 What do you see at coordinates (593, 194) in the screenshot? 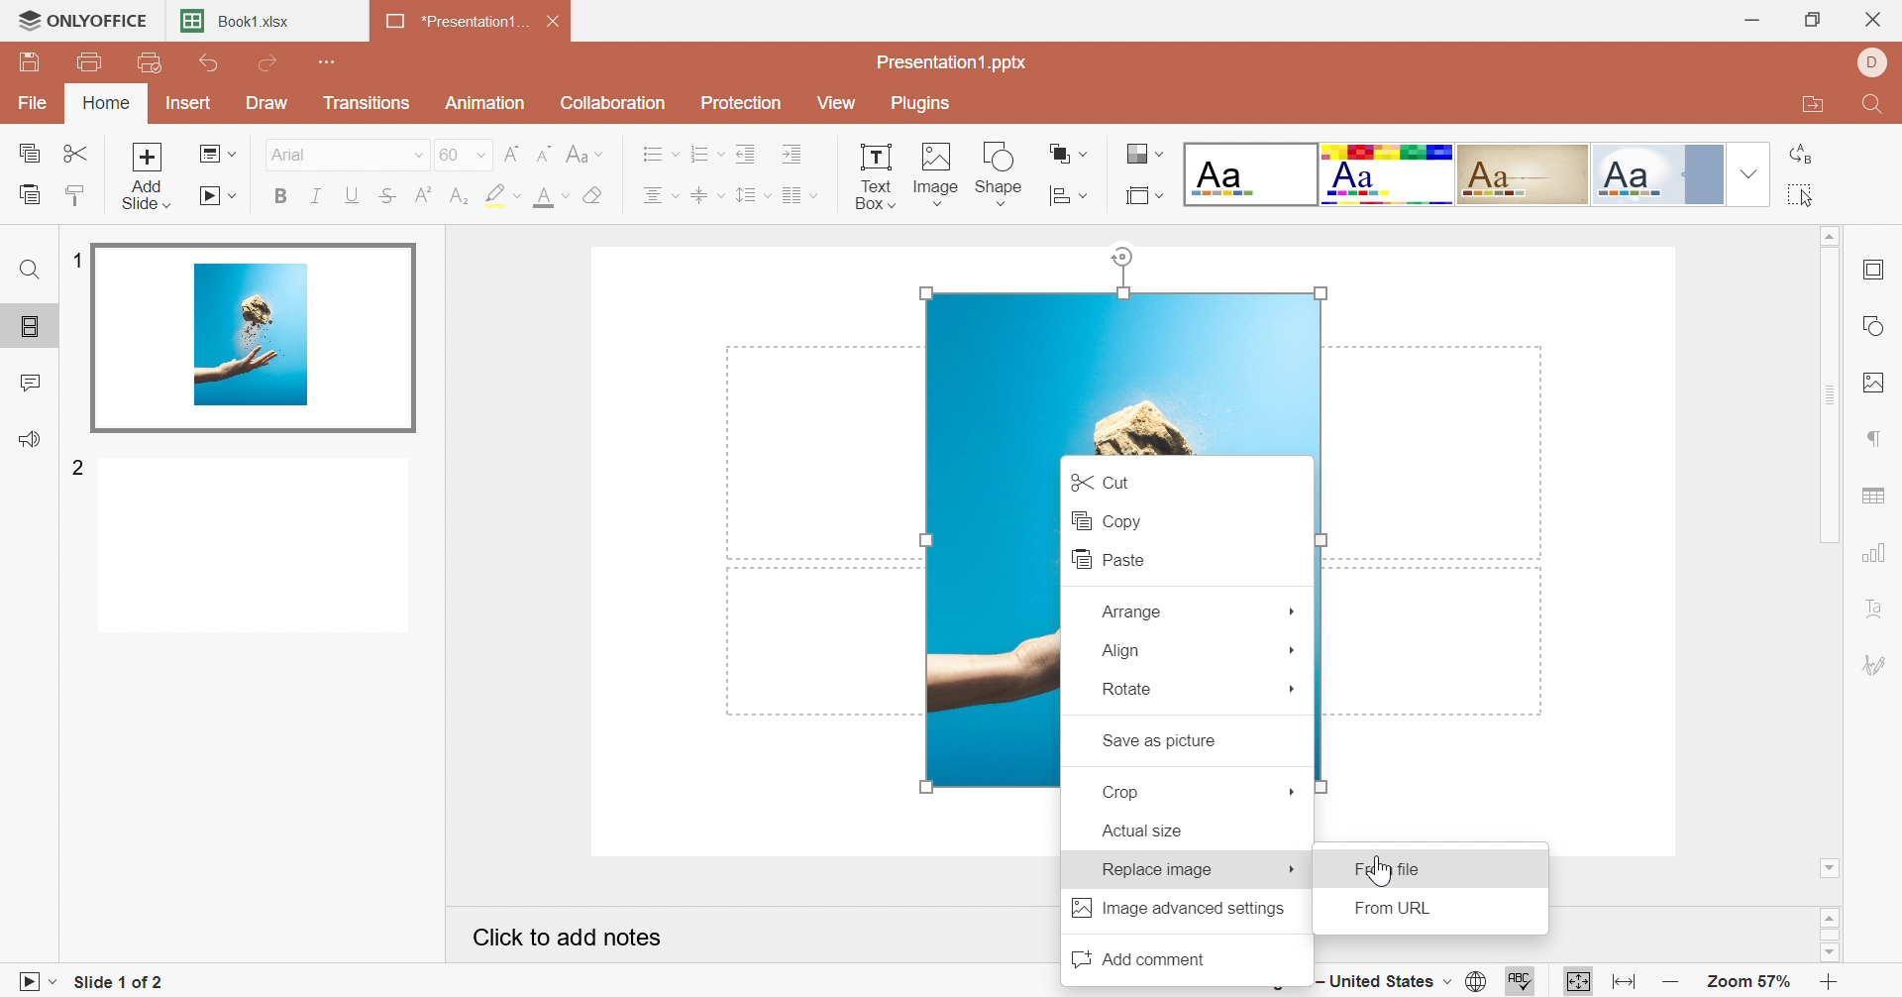
I see `Clear style` at bounding box center [593, 194].